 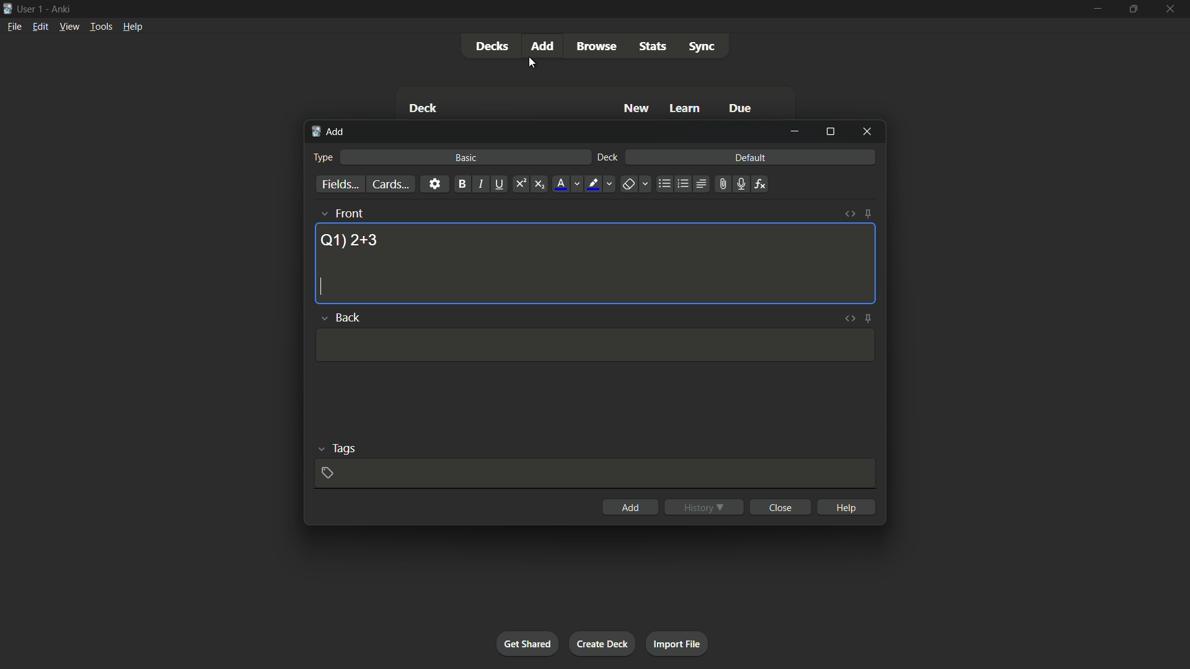 What do you see at coordinates (721, 184) in the screenshot?
I see `attach file` at bounding box center [721, 184].